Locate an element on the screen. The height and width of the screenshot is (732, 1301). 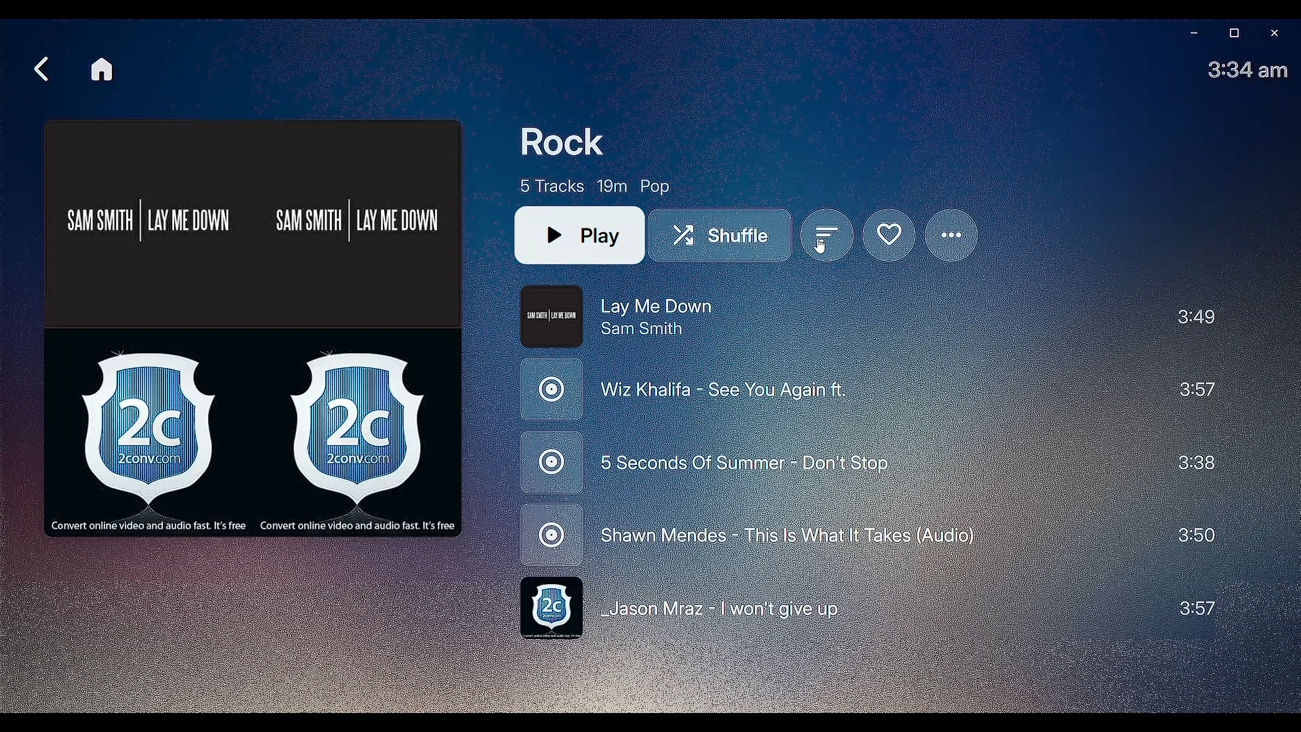
Mark Favorite is located at coordinates (888, 235).